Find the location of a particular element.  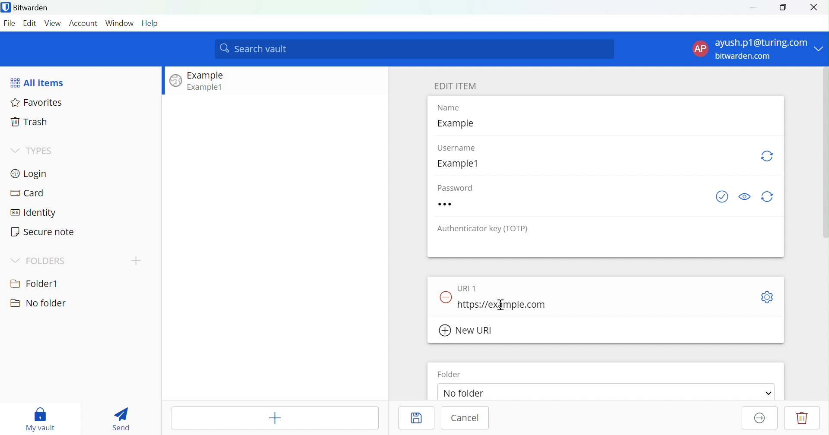

Card is located at coordinates (27, 193).